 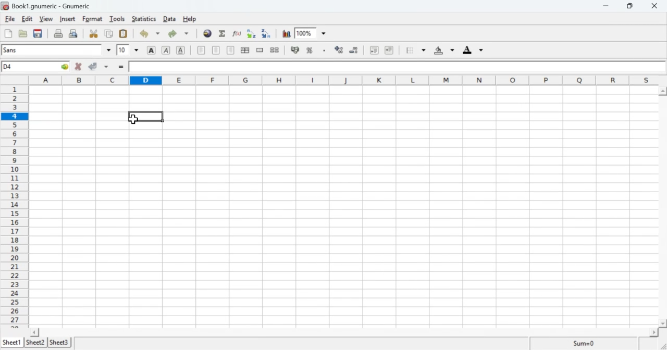 I want to click on Format selection as percentage, so click(x=310, y=52).